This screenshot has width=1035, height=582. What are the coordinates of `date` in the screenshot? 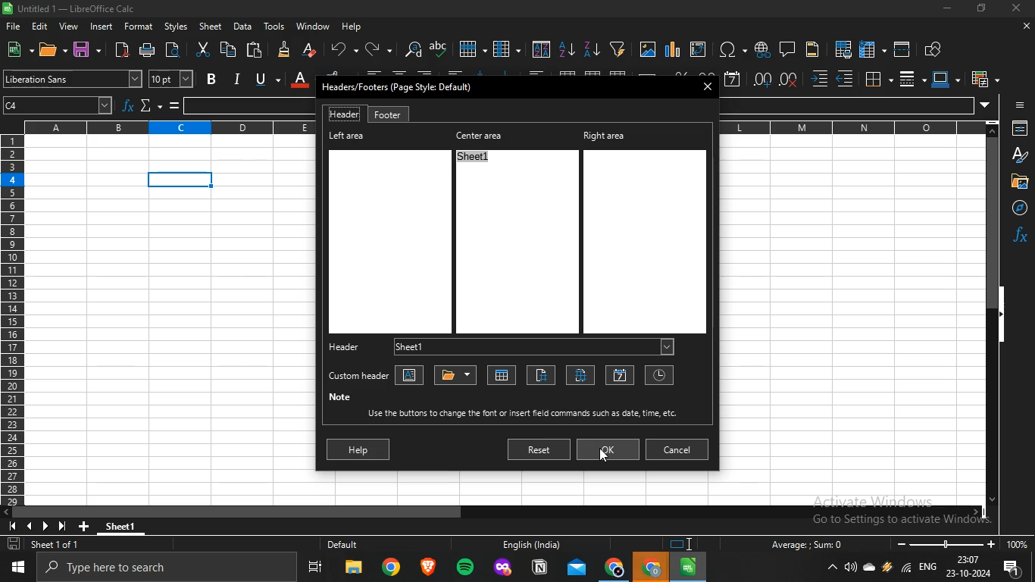 It's located at (621, 376).